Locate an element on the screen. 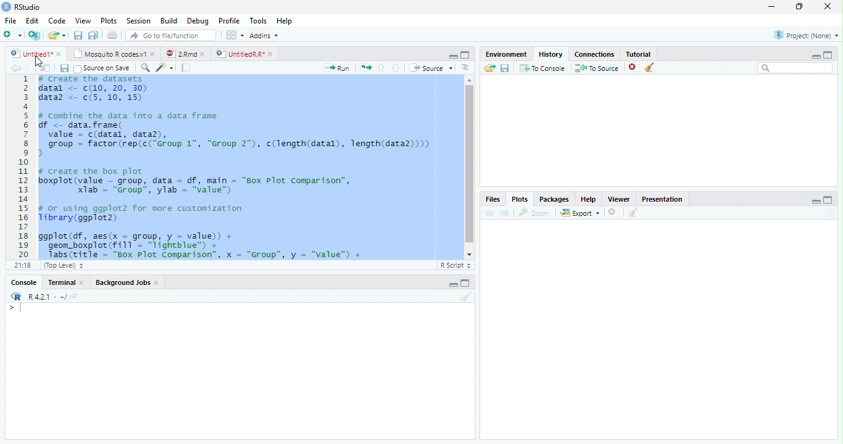 This screenshot has height=444, width=843. Clear all plots is located at coordinates (634, 212).